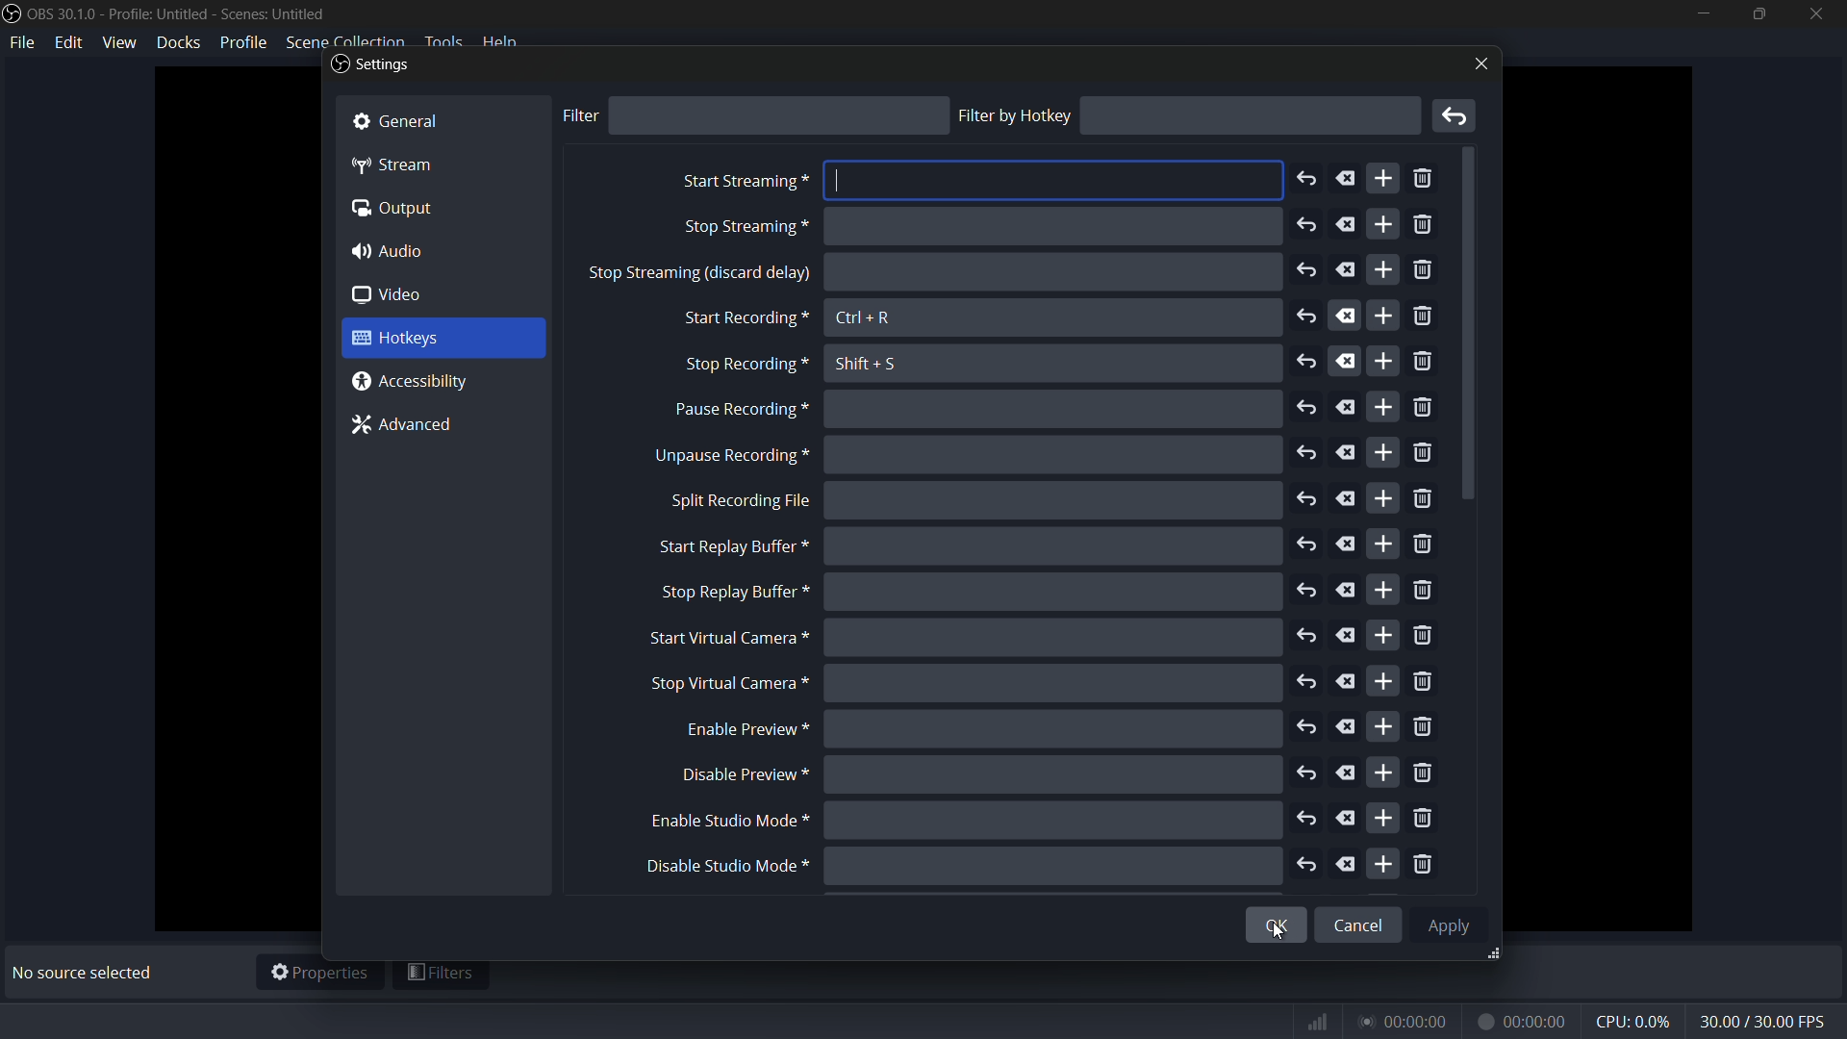  What do you see at coordinates (1346, 225) in the screenshot?
I see `` at bounding box center [1346, 225].